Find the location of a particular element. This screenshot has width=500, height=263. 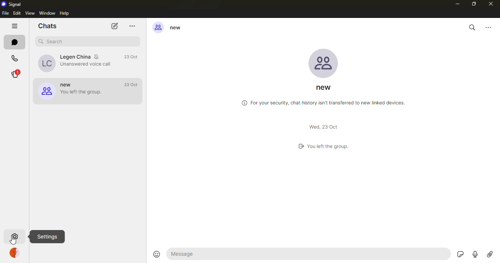

chats is located at coordinates (47, 26).